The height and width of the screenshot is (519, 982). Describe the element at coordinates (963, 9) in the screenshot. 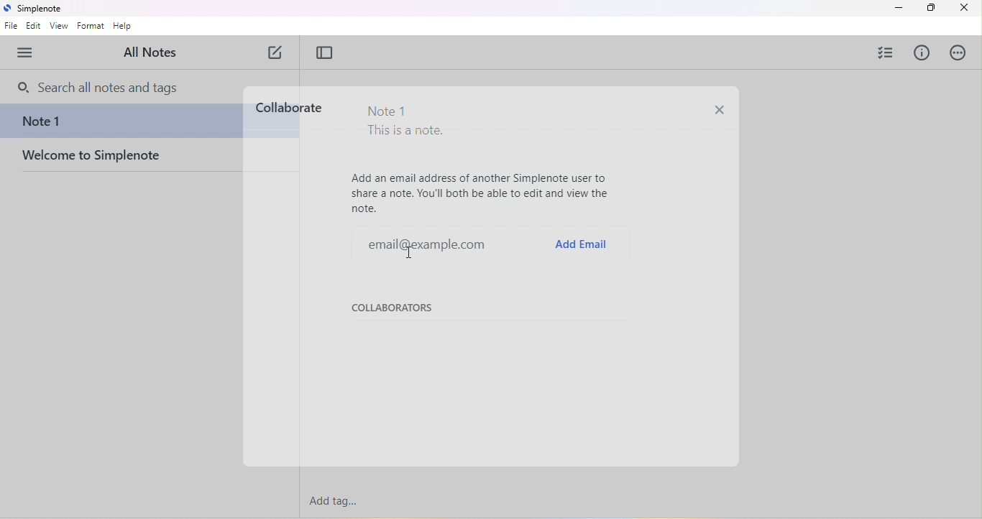

I see `close` at that location.